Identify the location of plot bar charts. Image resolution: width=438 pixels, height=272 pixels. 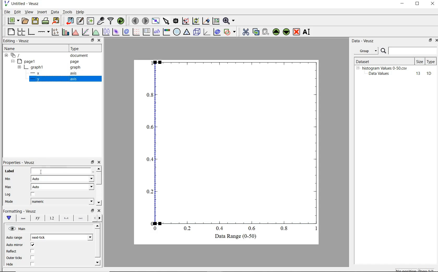
(65, 32).